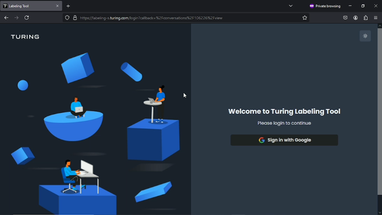 The image size is (382, 215). I want to click on add tab, so click(71, 6).